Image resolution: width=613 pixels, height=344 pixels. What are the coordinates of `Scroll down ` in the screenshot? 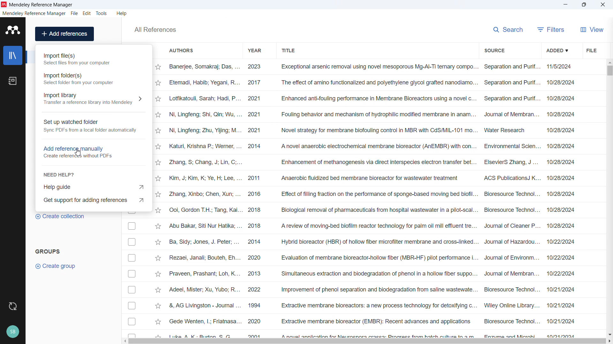 It's located at (609, 334).